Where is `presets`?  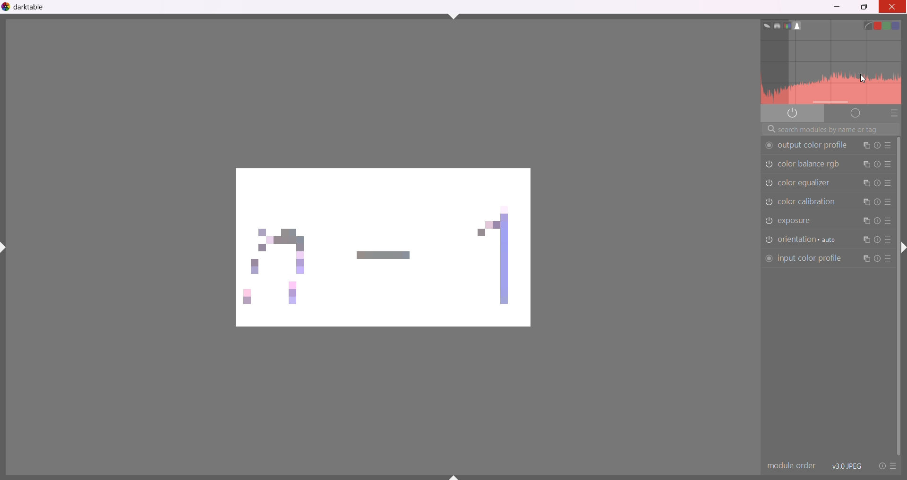
presets is located at coordinates (889, 202).